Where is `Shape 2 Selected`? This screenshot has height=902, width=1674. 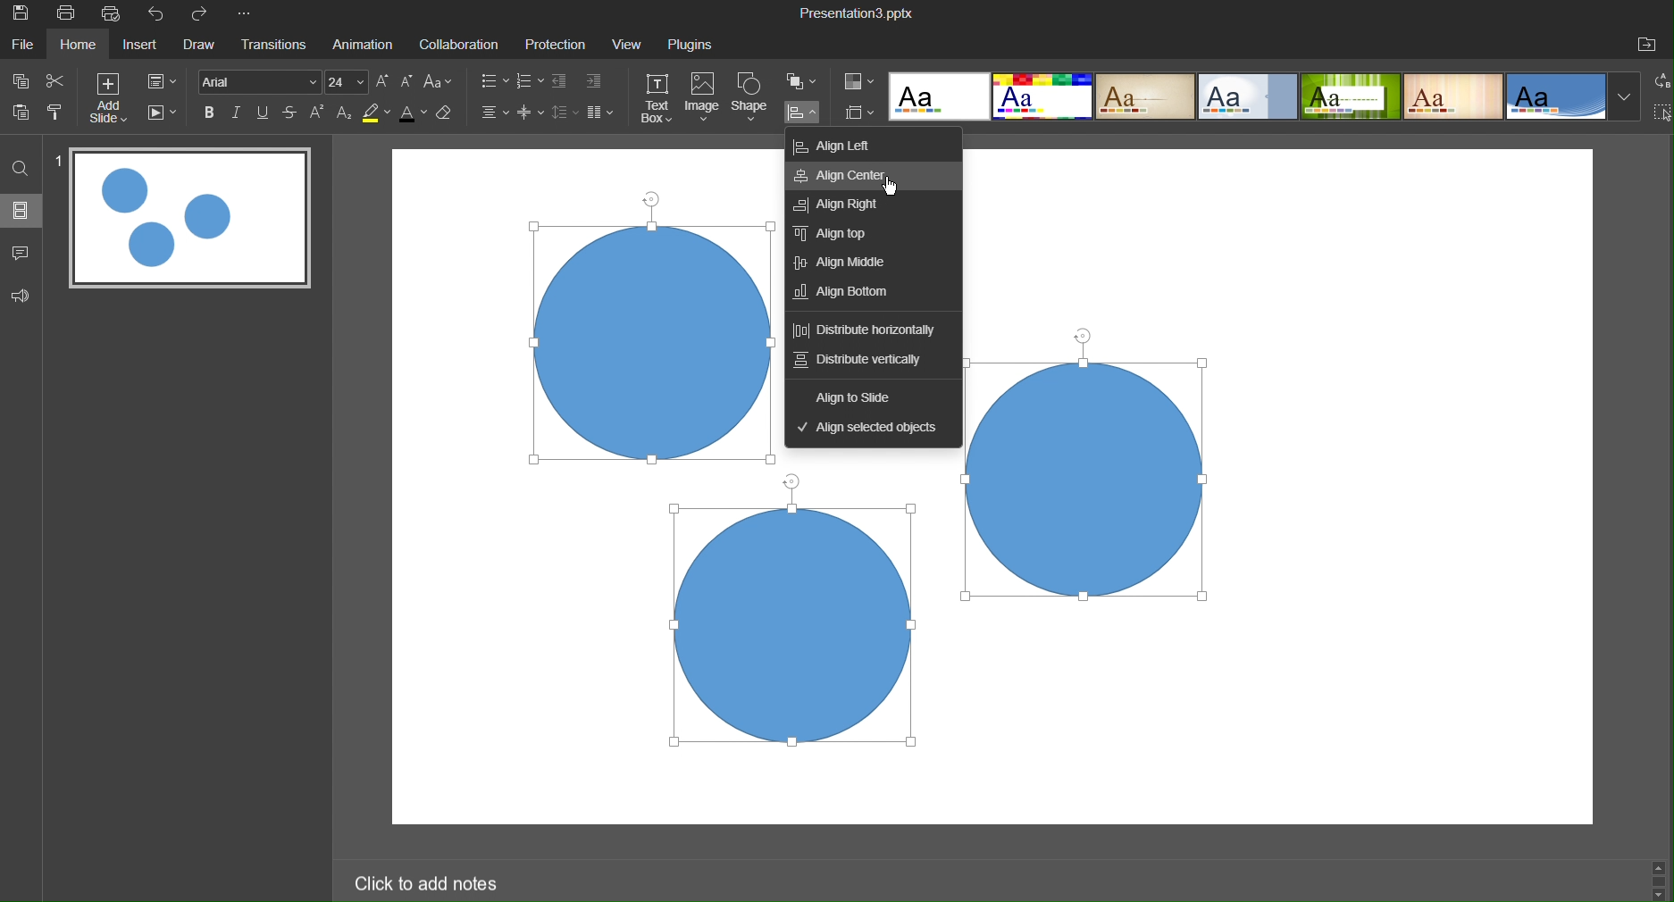 Shape 2 Selected is located at coordinates (1084, 480).